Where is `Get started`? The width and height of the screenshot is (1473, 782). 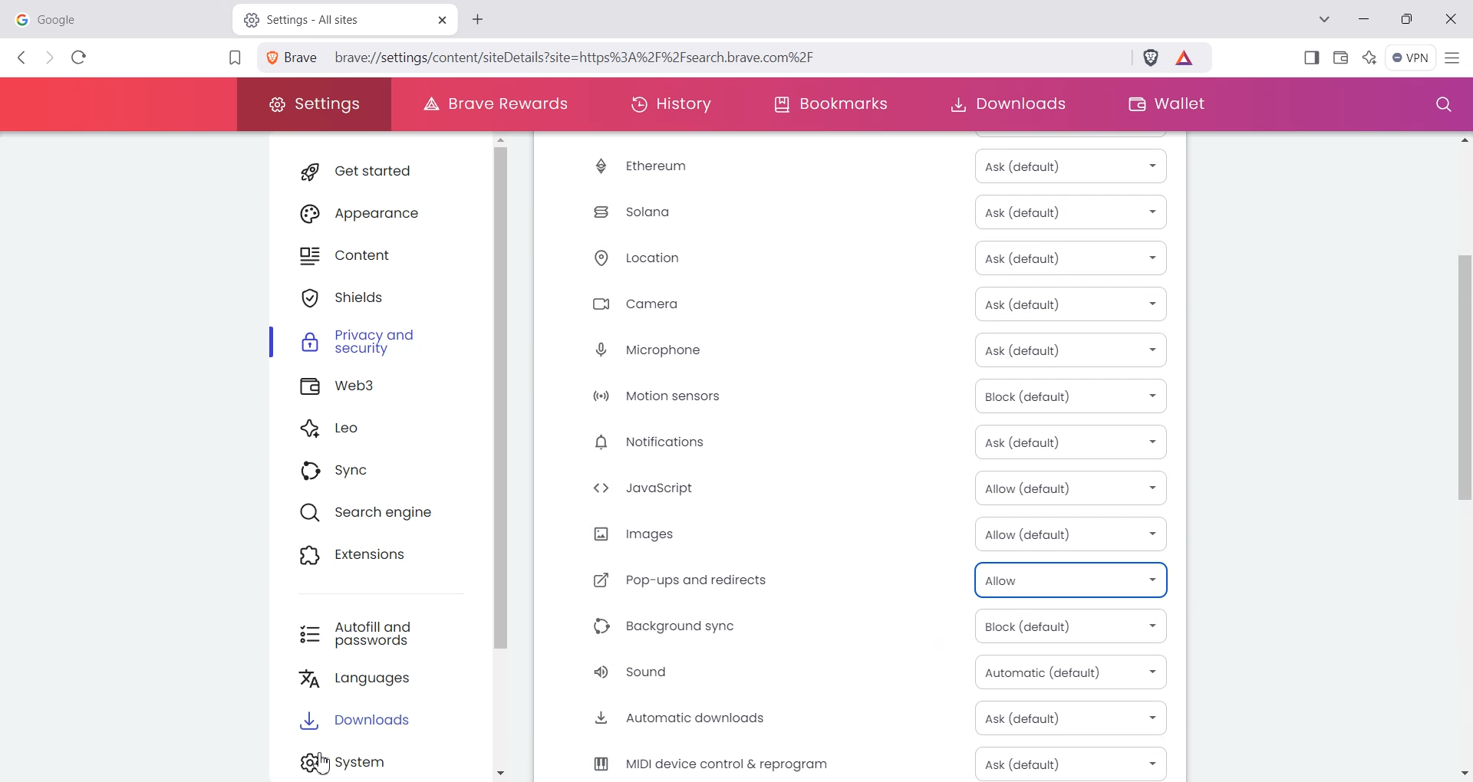 Get started is located at coordinates (377, 171).